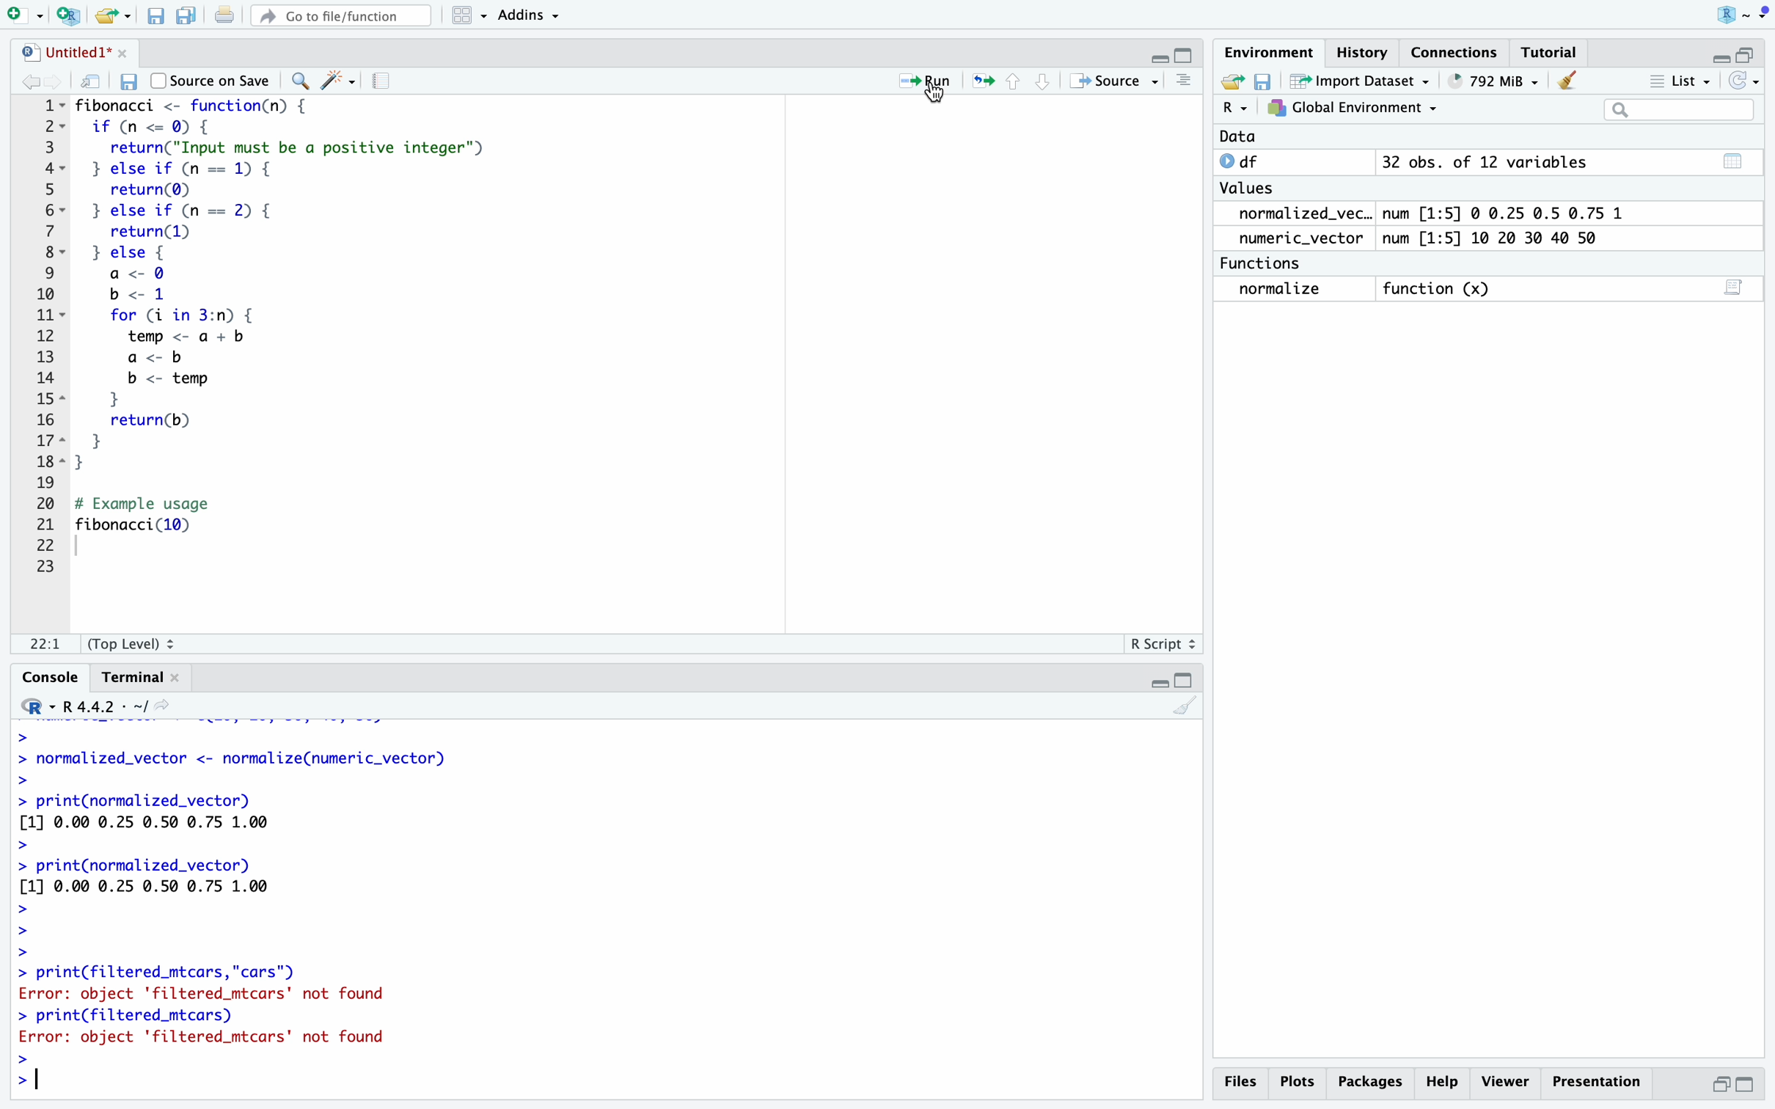 Image resolution: width=1775 pixels, height=1109 pixels. Describe the element at coordinates (15, 1080) in the screenshot. I see `prompt cursor` at that location.